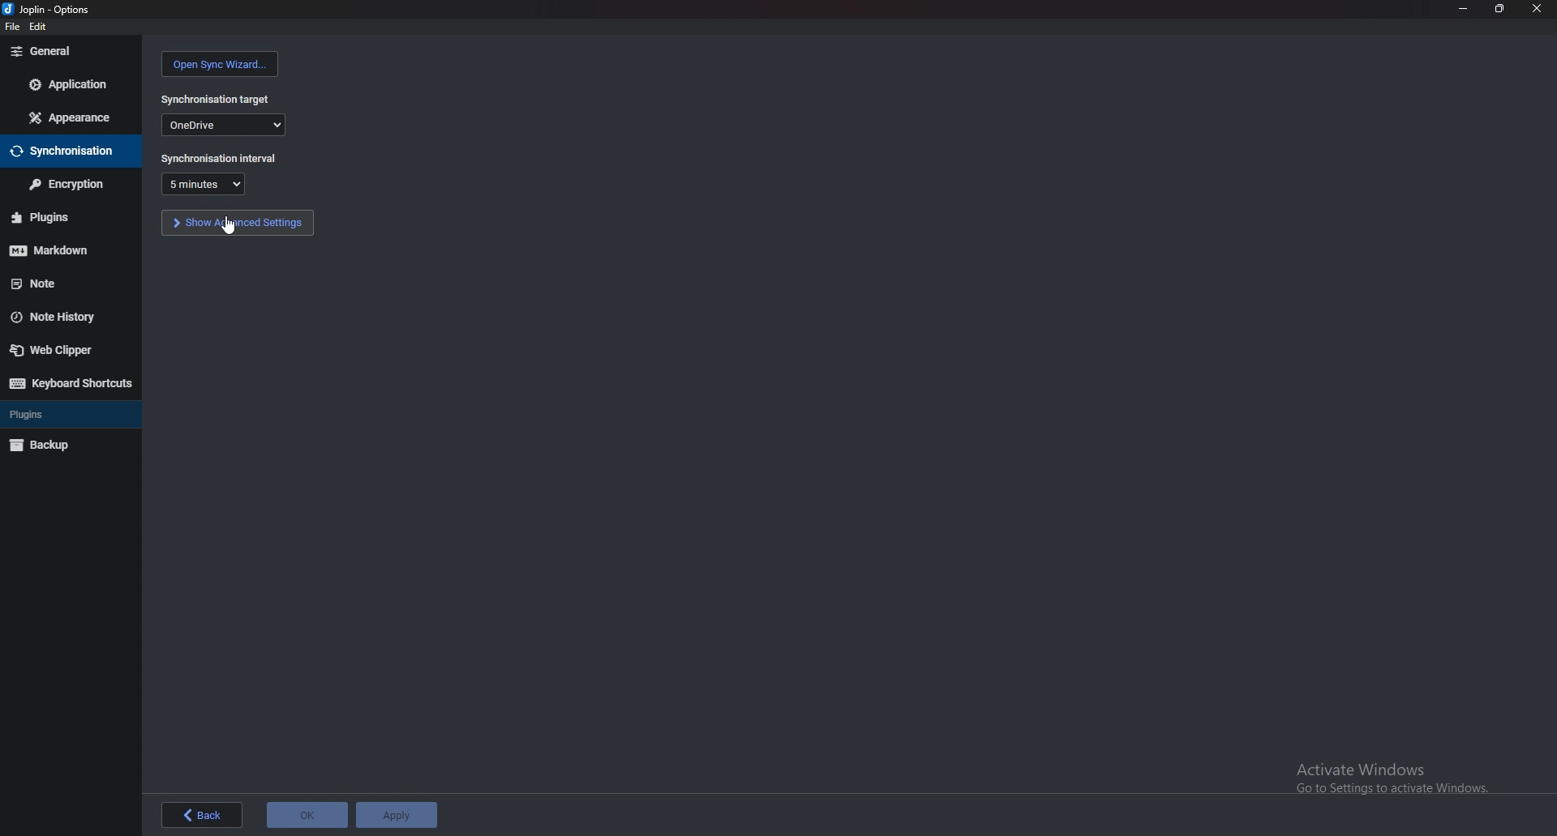 The width and height of the screenshot is (1557, 836). Describe the element at coordinates (1536, 7) in the screenshot. I see `close` at that location.